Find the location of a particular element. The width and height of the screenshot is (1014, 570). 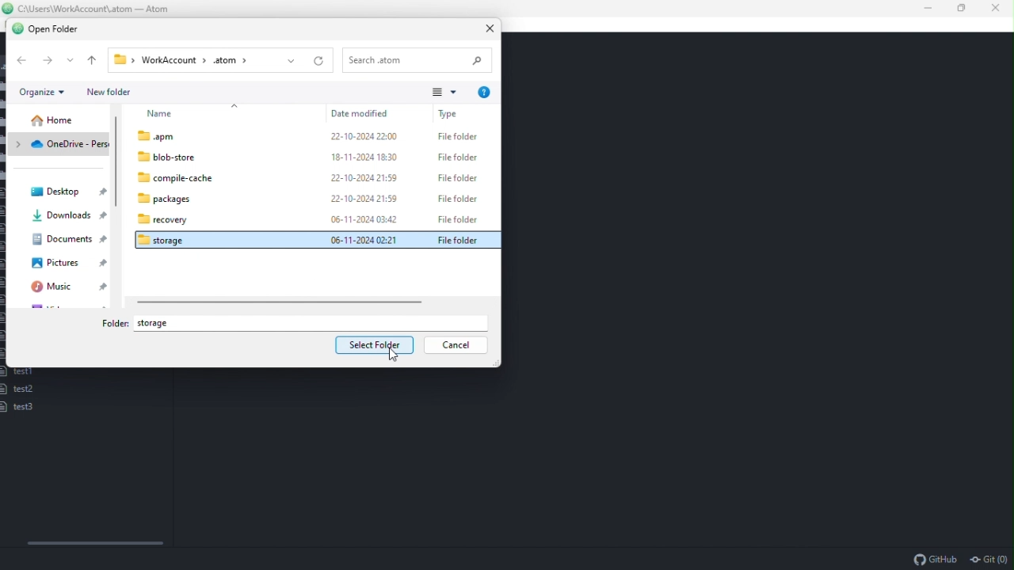

Minimise is located at coordinates (932, 7).